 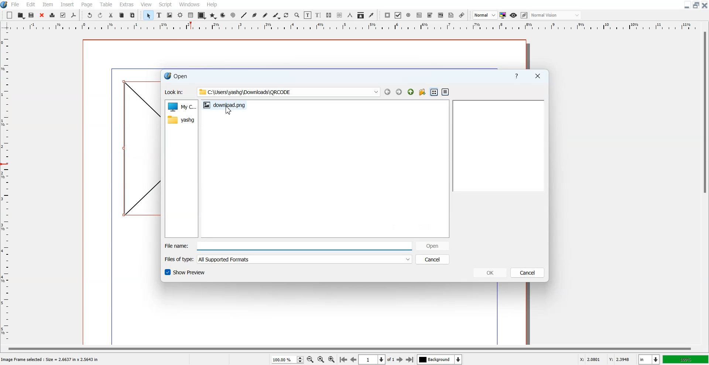 What do you see at coordinates (388, 15) in the screenshot?
I see `PDF Push Button` at bounding box center [388, 15].